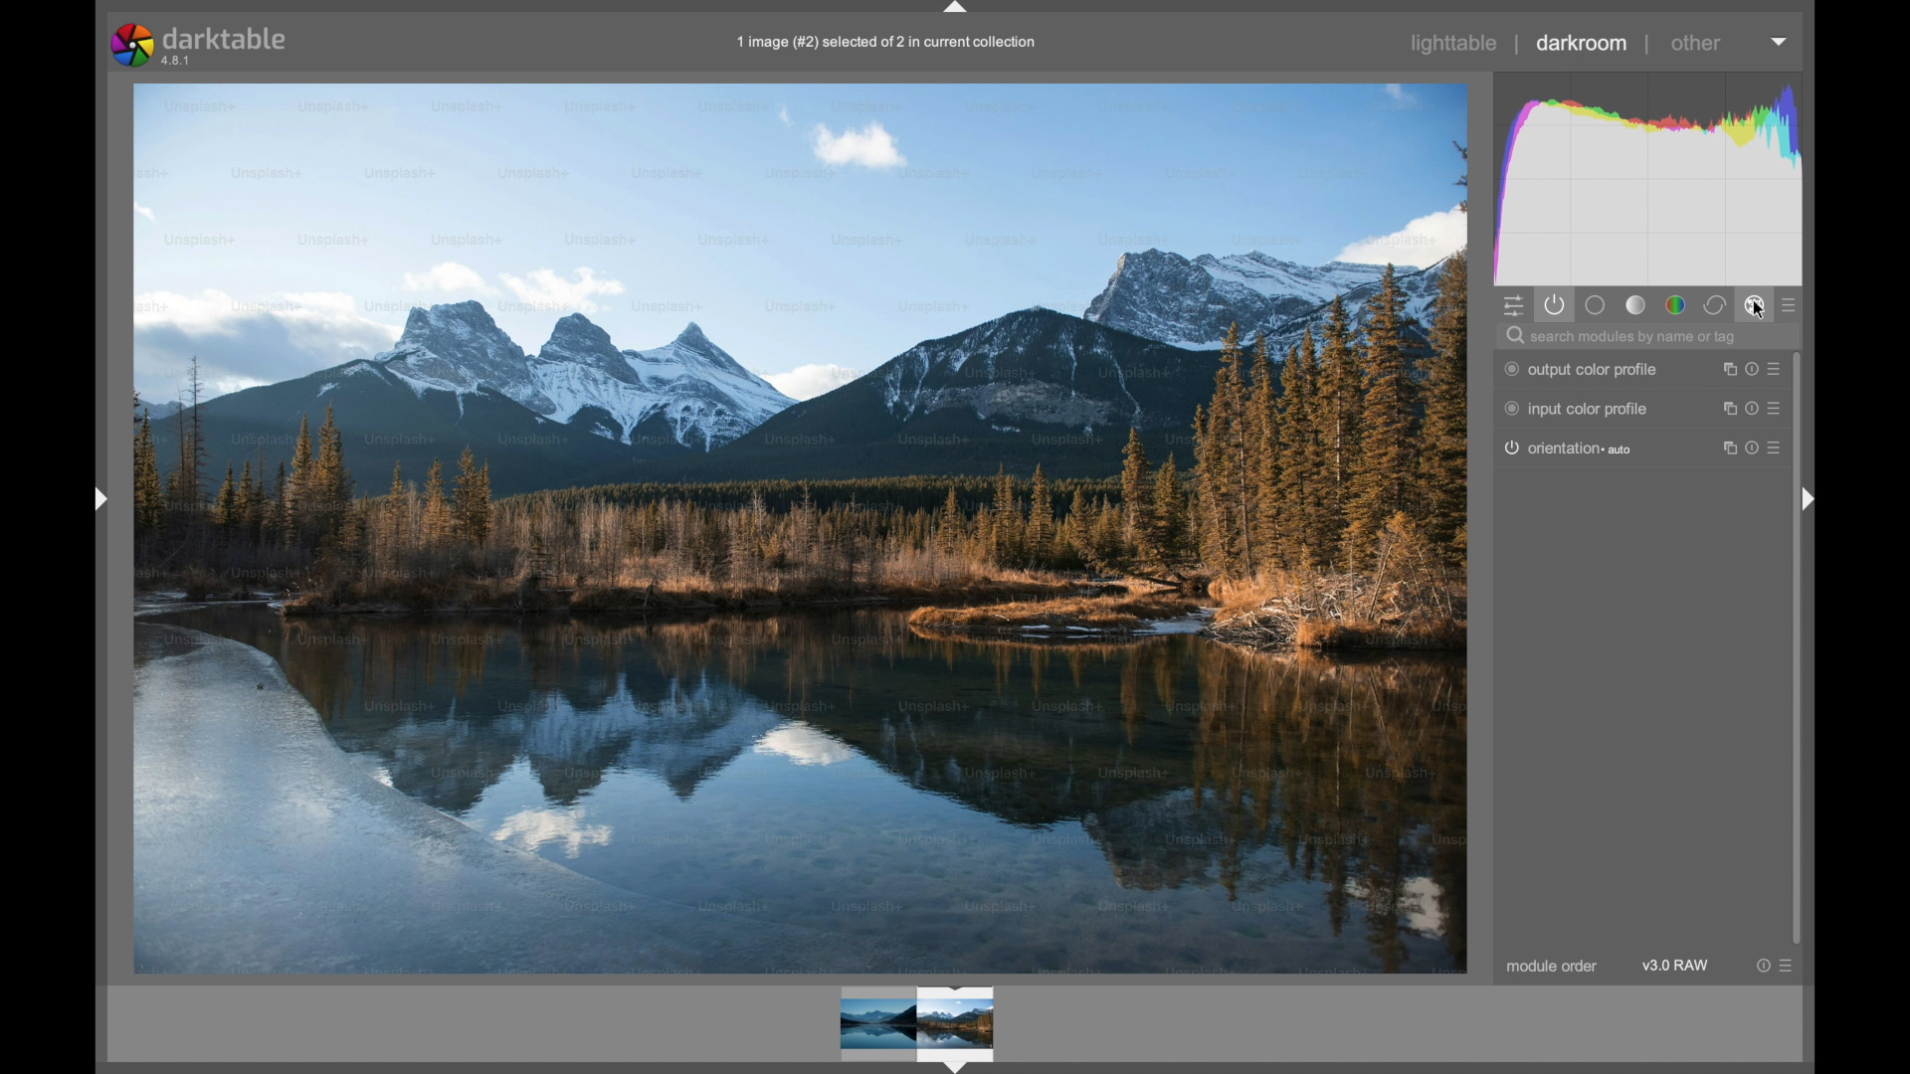  What do you see at coordinates (1790, 965) in the screenshot?
I see `presets` at bounding box center [1790, 965].